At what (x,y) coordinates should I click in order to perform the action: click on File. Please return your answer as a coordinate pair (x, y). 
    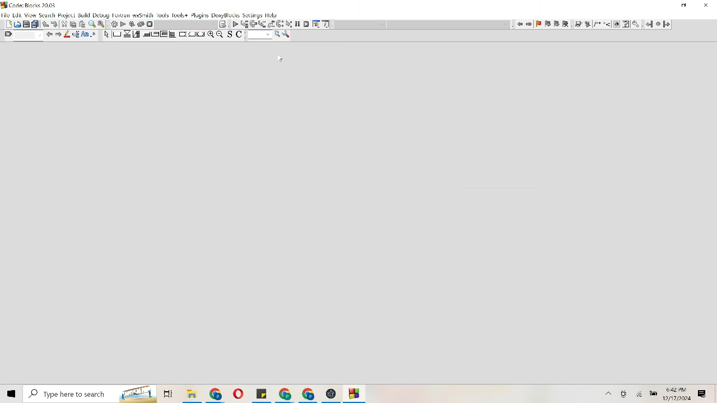
    Looking at the image, I should click on (238, 393).